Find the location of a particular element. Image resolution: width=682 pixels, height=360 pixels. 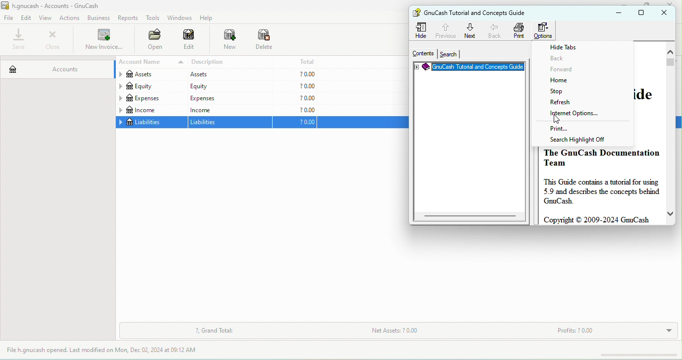

liabilities is located at coordinates (231, 123).